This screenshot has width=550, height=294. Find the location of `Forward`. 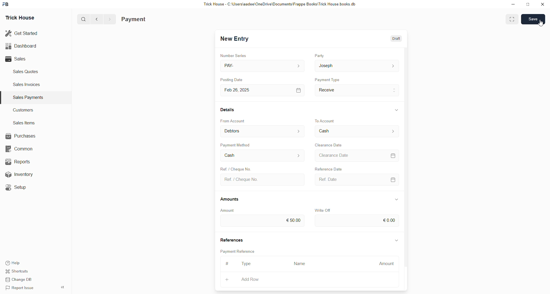

Forward is located at coordinates (110, 19).